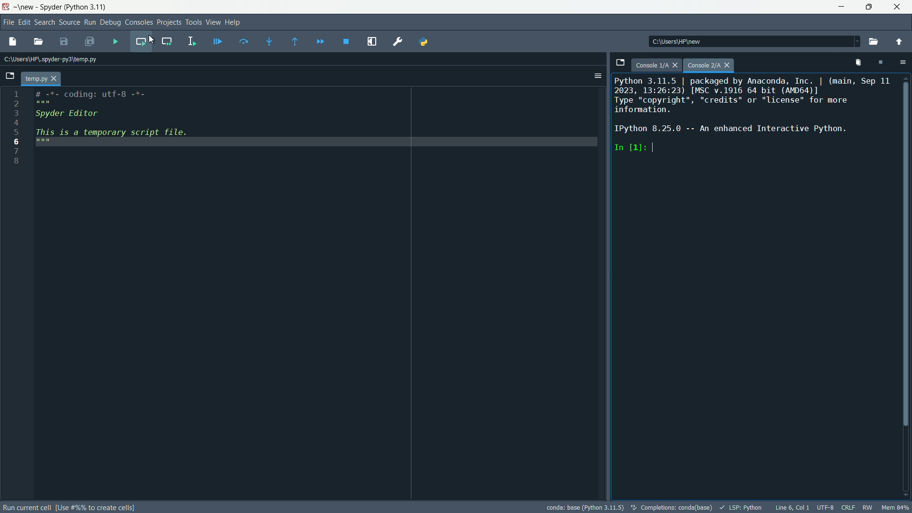  What do you see at coordinates (33, 78) in the screenshot?
I see `temp.py` at bounding box center [33, 78].